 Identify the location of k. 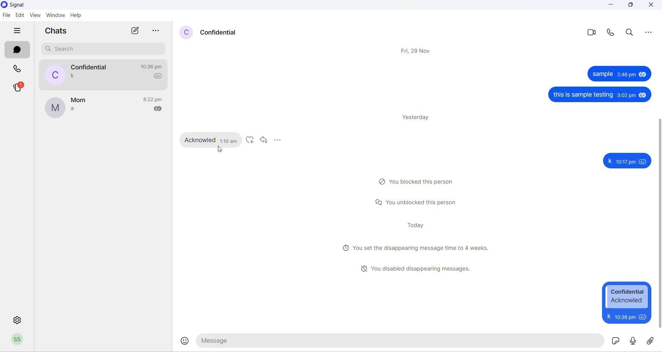
(609, 316).